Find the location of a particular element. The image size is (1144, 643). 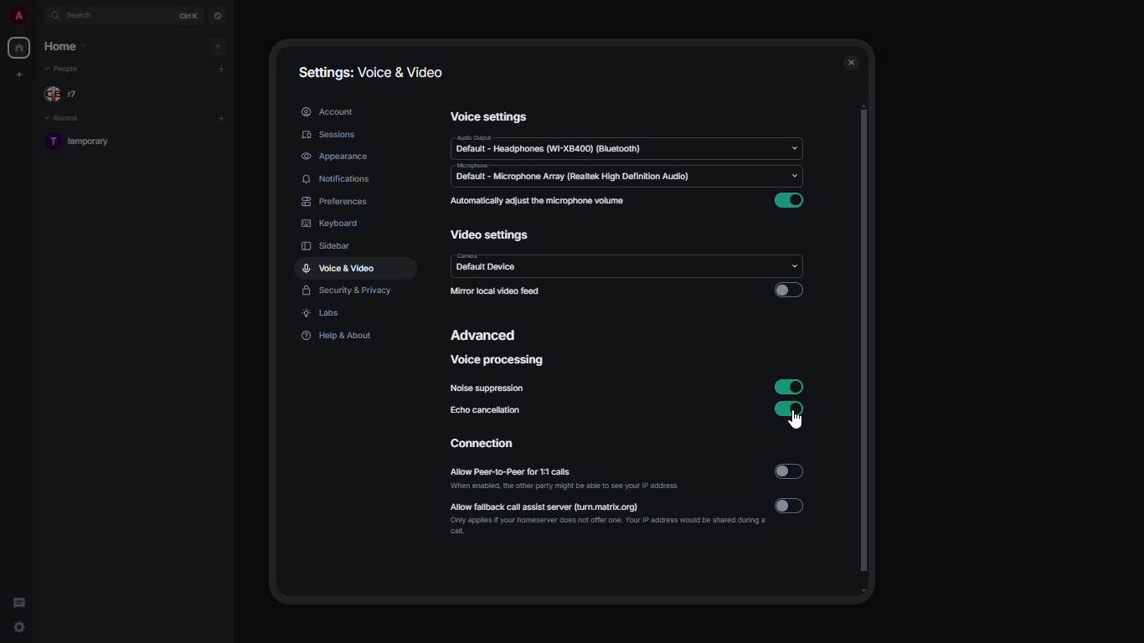

search is located at coordinates (86, 15).